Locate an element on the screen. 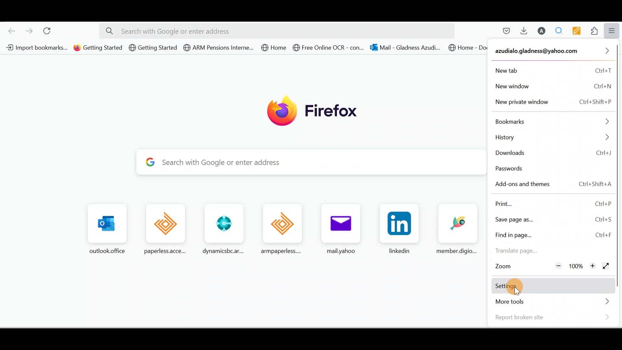 The height and width of the screenshot is (350, 622). History is located at coordinates (554, 139).